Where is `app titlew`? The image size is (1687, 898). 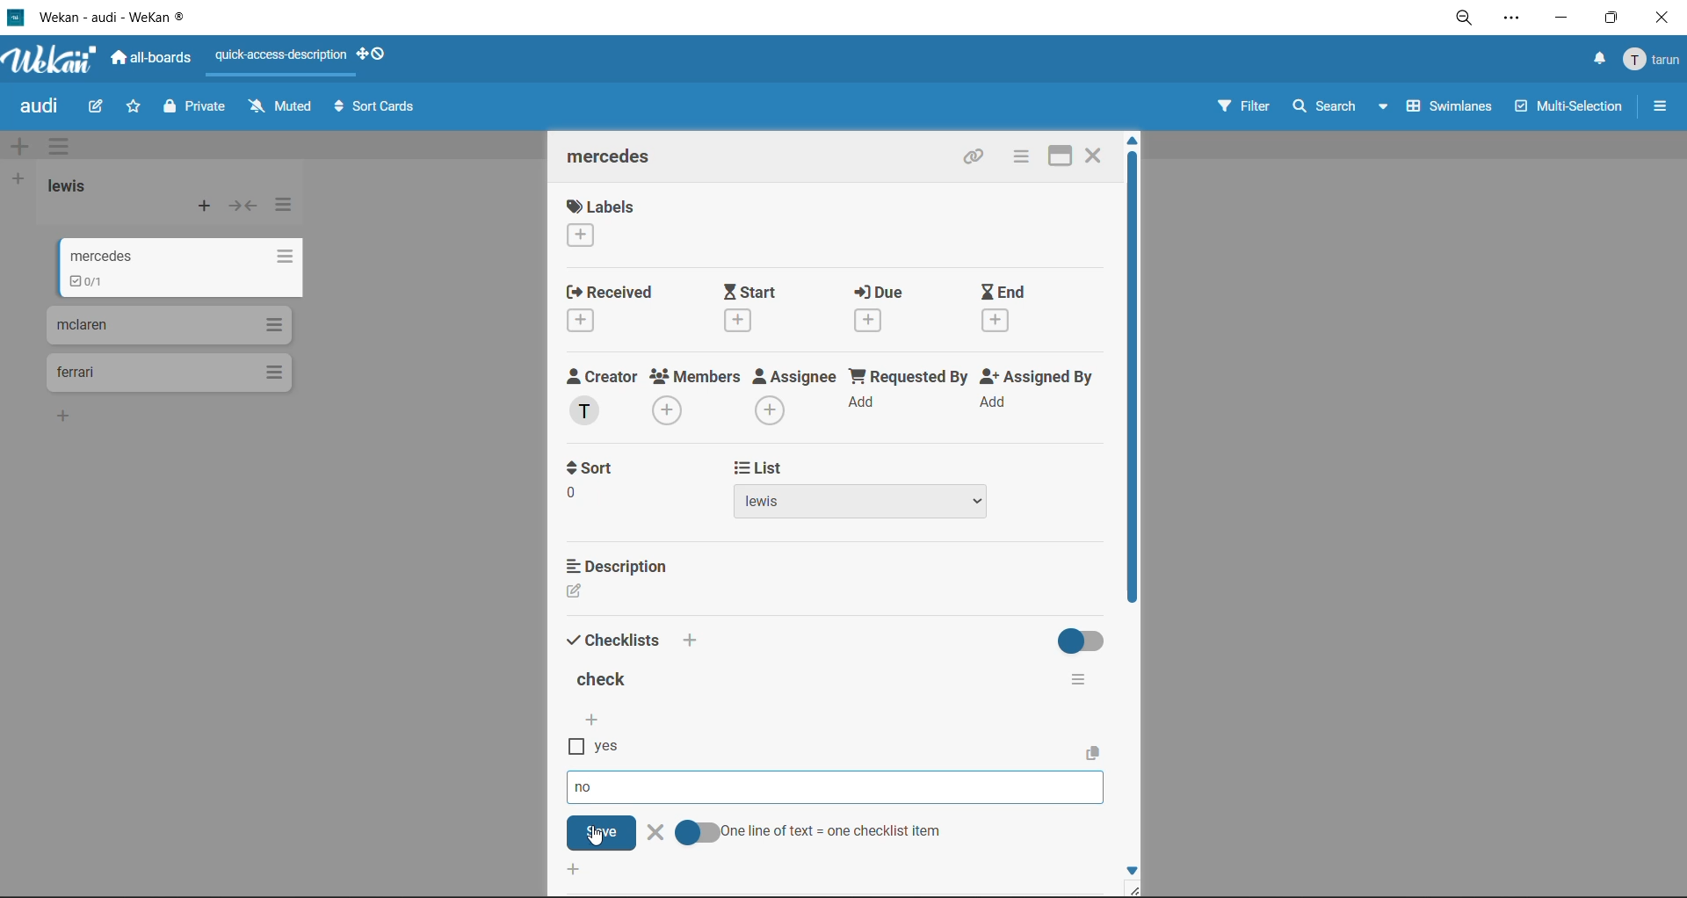 app titlew is located at coordinates (139, 20).